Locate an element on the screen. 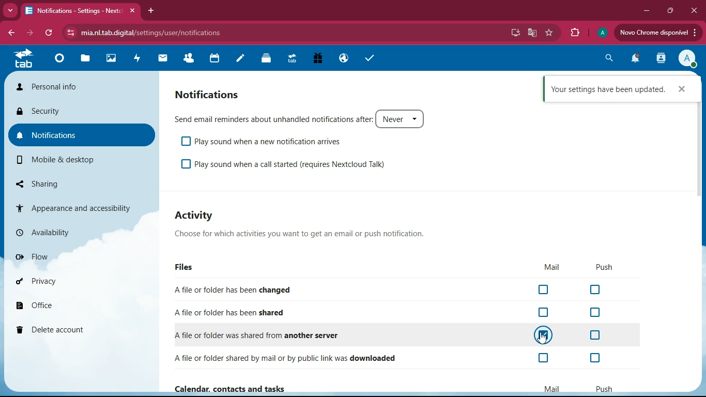 The width and height of the screenshot is (706, 397). notes is located at coordinates (237, 59).